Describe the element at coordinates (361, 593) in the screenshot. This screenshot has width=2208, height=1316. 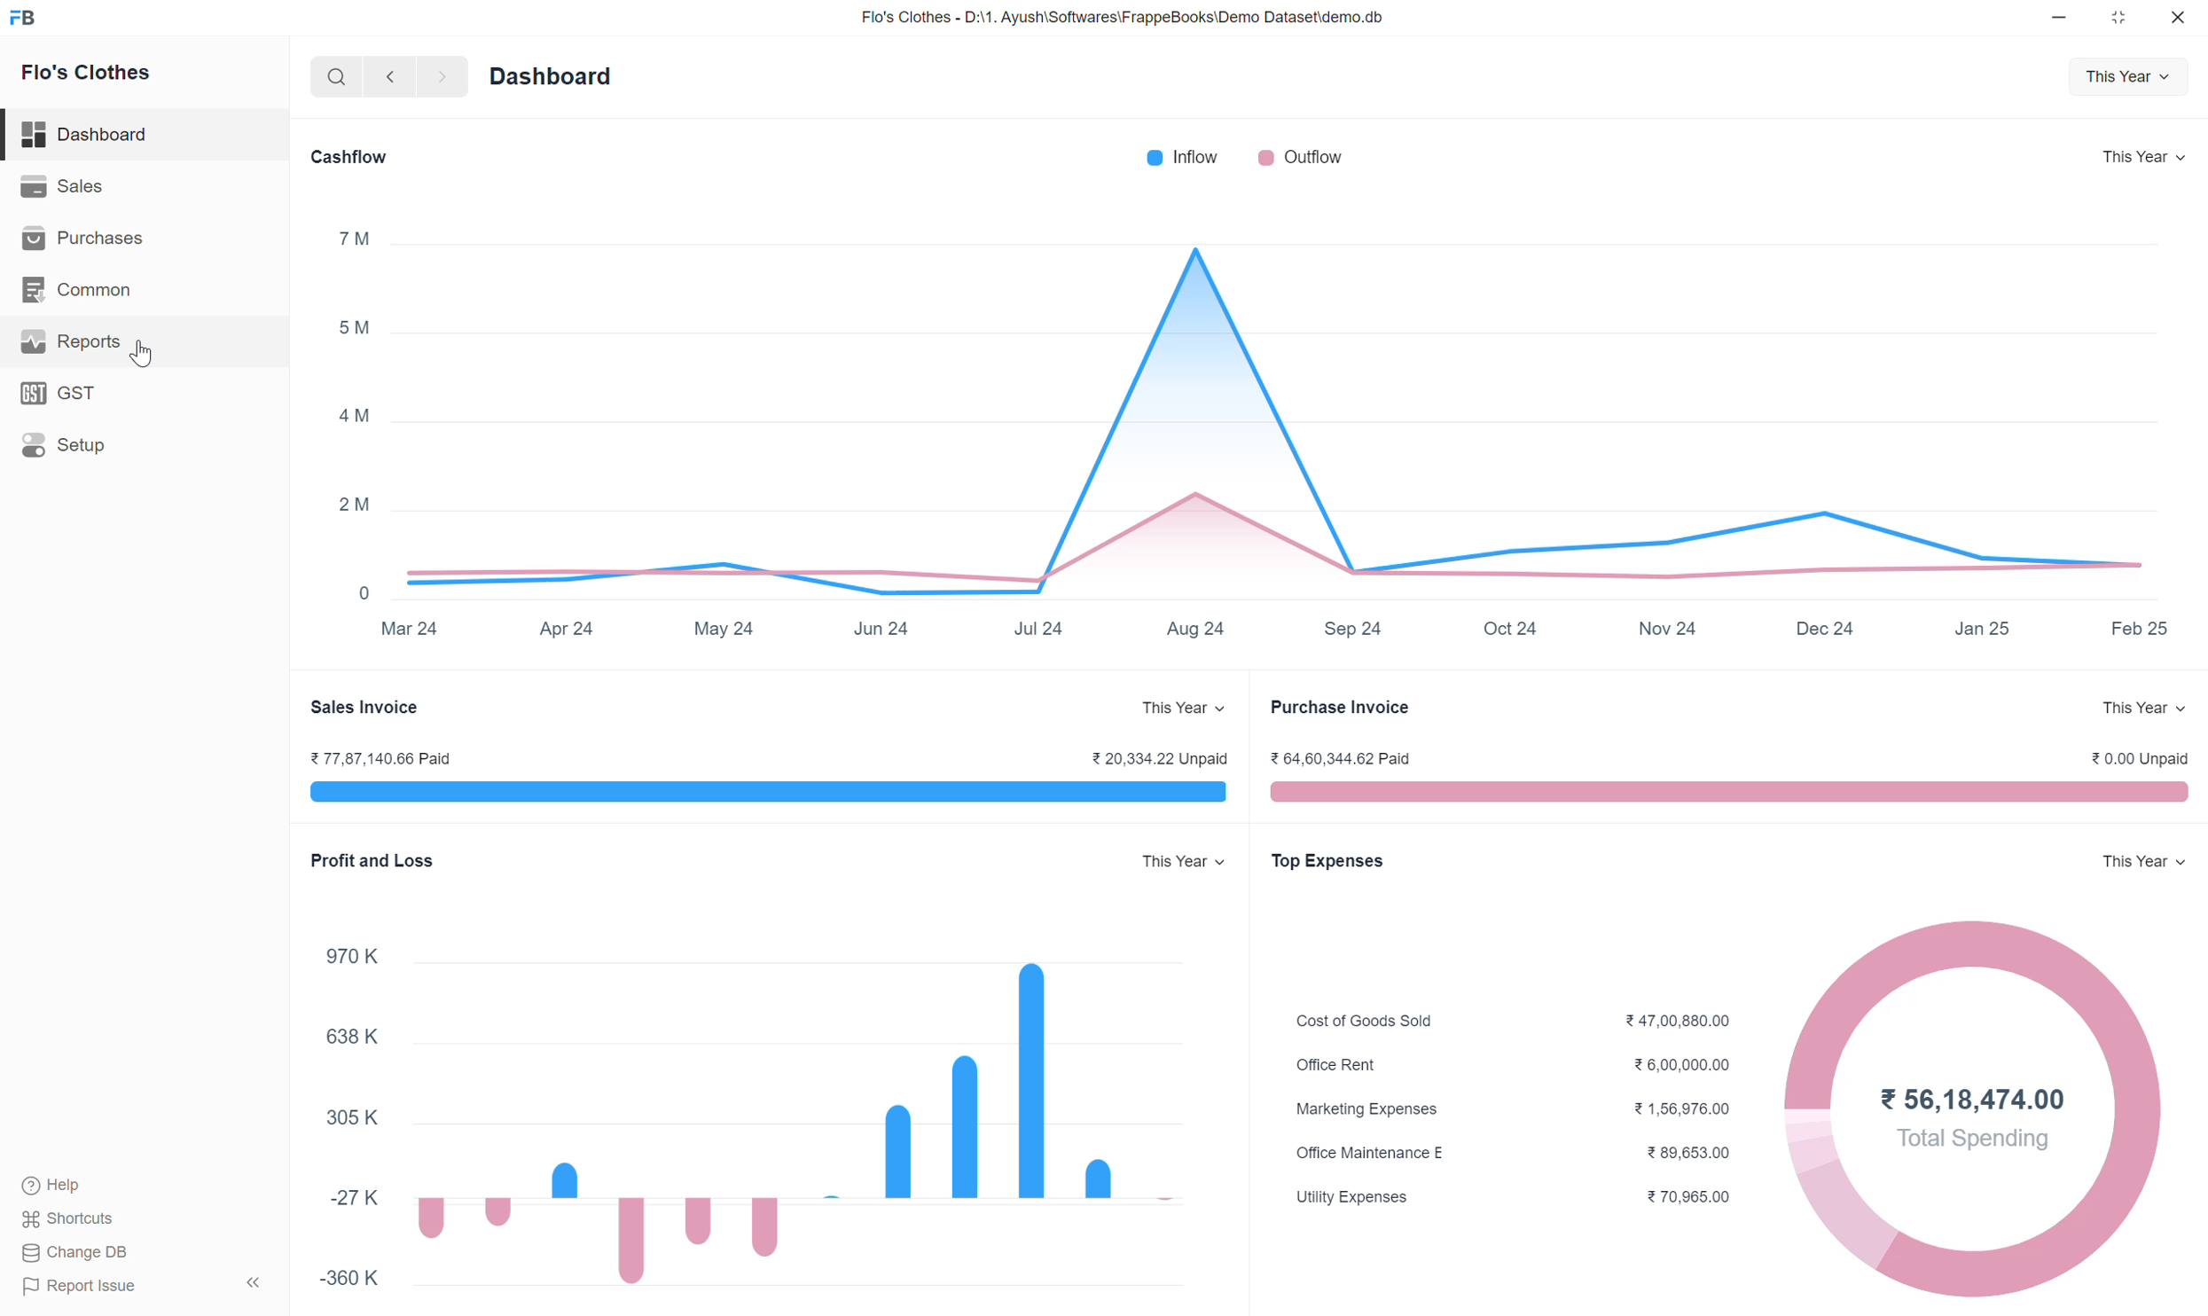
I see `0` at that location.